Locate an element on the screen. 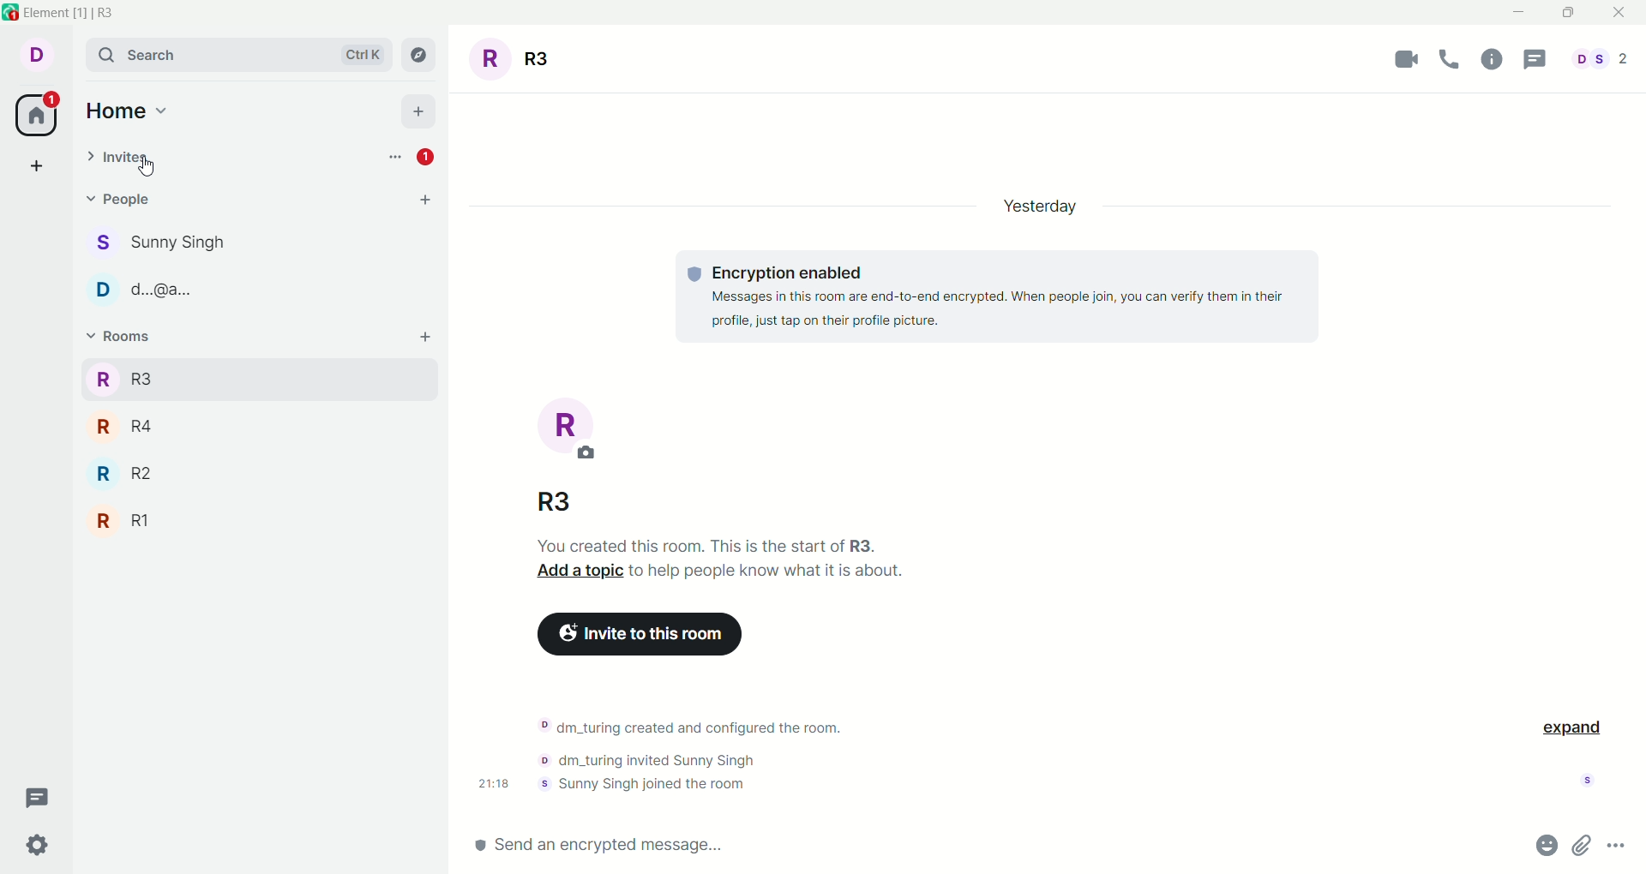  people is located at coordinates (1604, 58).